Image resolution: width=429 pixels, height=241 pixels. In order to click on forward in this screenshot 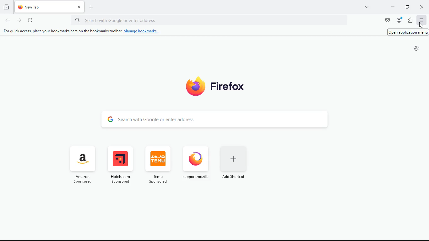, I will do `click(18, 21)`.